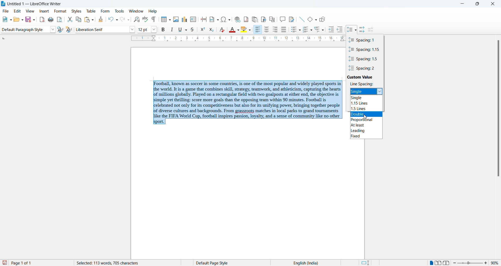  Describe the element at coordinates (455, 263) in the screenshot. I see `decrease zoom` at that location.